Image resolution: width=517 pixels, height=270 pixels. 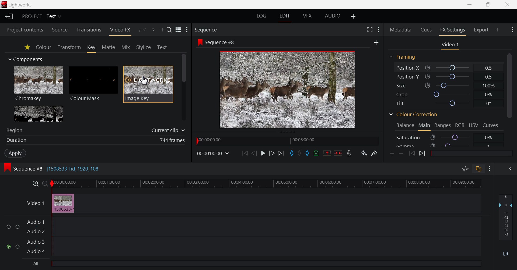 What do you see at coordinates (460, 126) in the screenshot?
I see `RGB` at bounding box center [460, 126].